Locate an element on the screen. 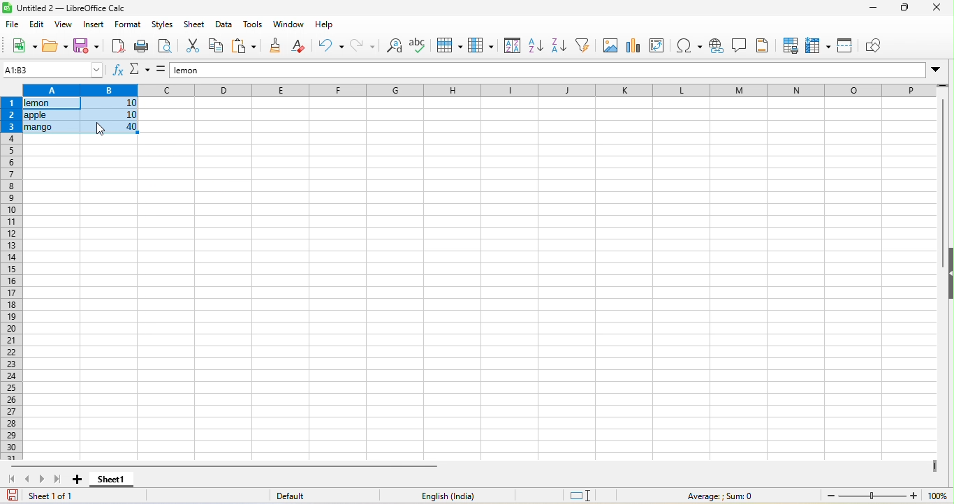 This screenshot has height=504, width=954. print is located at coordinates (142, 47).